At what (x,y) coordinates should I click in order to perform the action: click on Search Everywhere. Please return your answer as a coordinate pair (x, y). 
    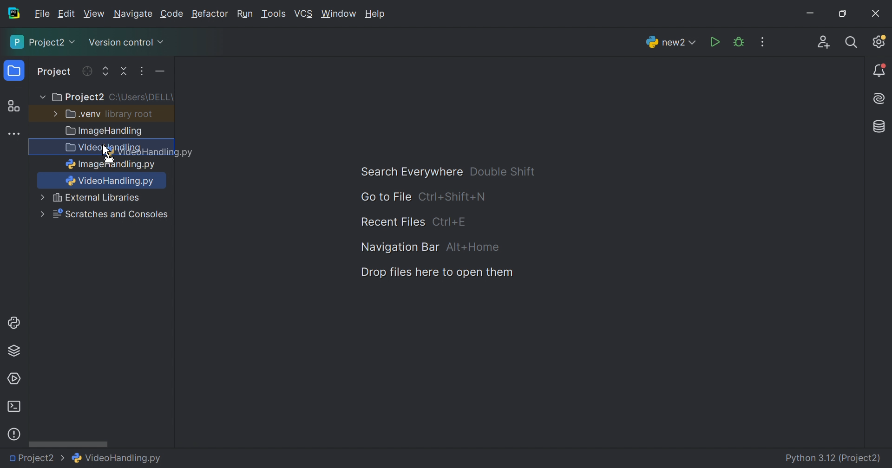
    Looking at the image, I should click on (407, 172).